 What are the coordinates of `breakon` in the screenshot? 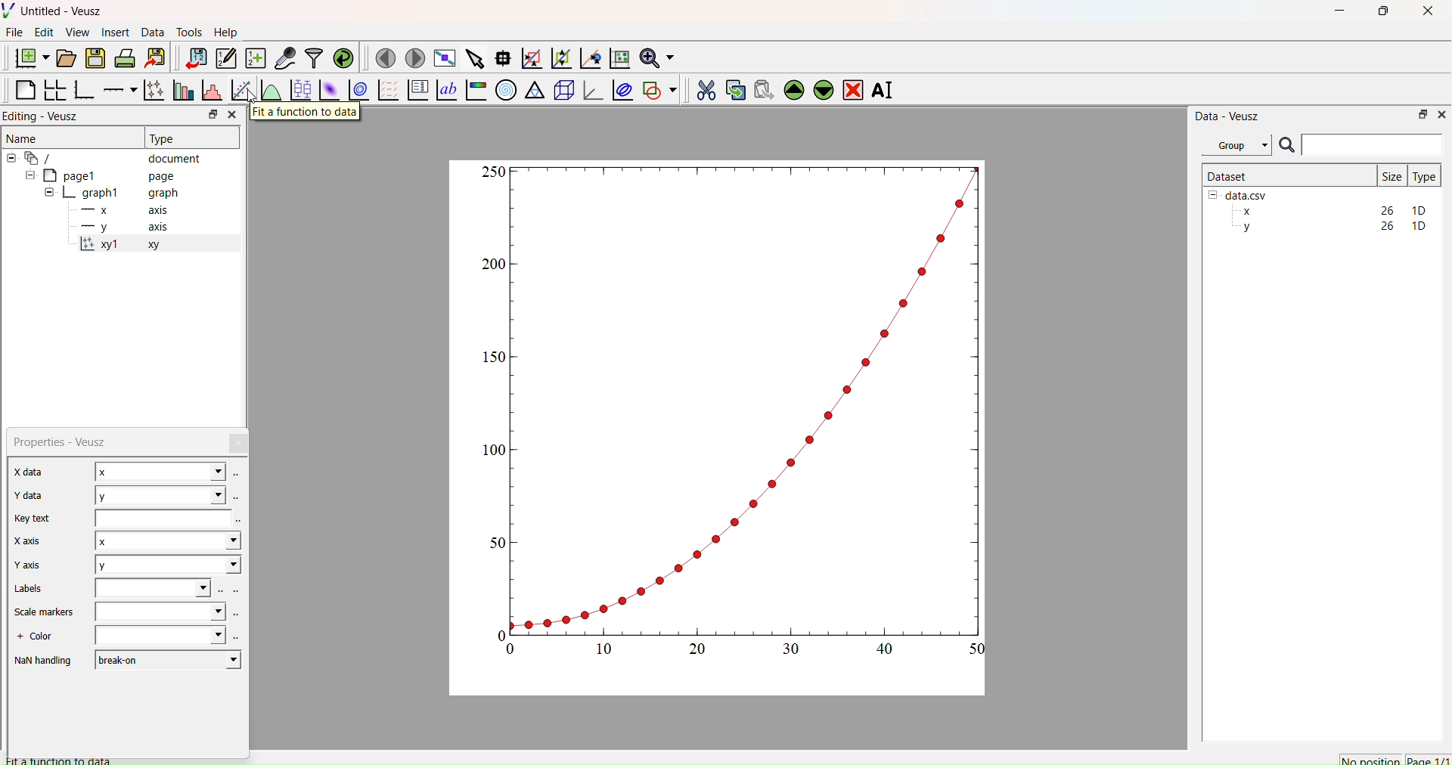 It's located at (167, 660).